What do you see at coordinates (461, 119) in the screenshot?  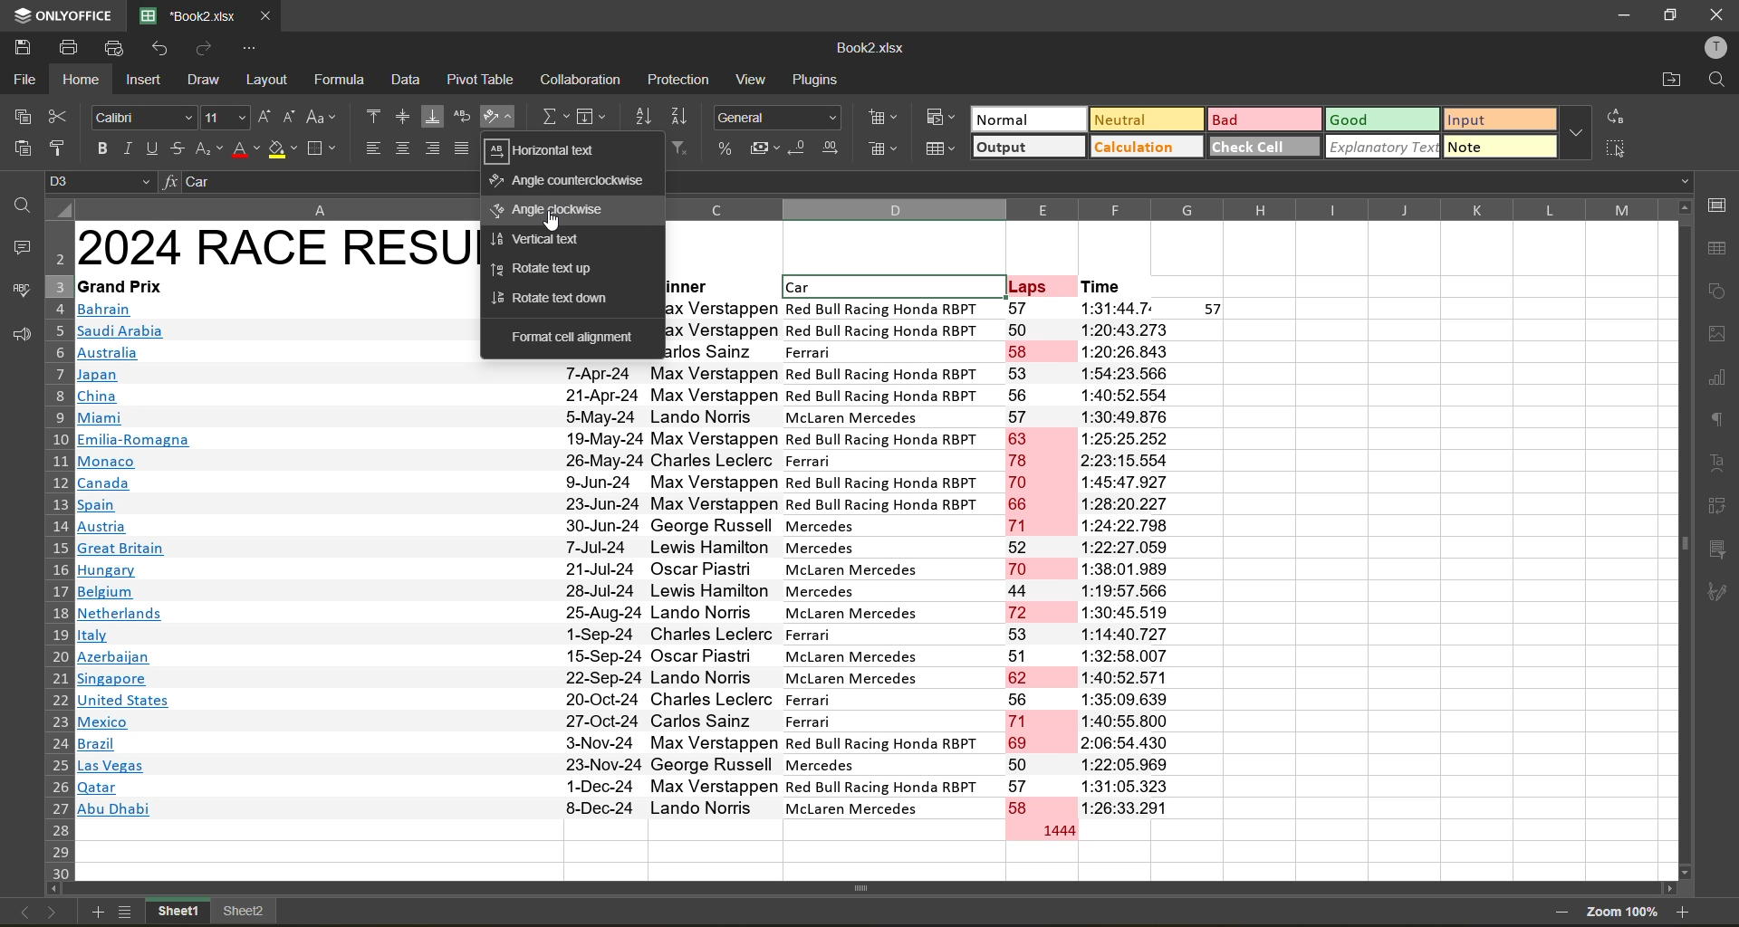 I see `wrap text` at bounding box center [461, 119].